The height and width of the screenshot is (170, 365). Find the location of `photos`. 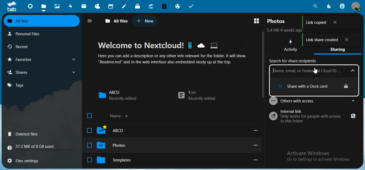

photos is located at coordinates (58, 6).